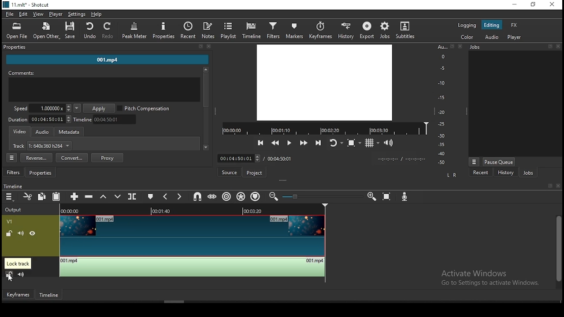 This screenshot has width=564, height=317. I want to click on filters, so click(274, 30).